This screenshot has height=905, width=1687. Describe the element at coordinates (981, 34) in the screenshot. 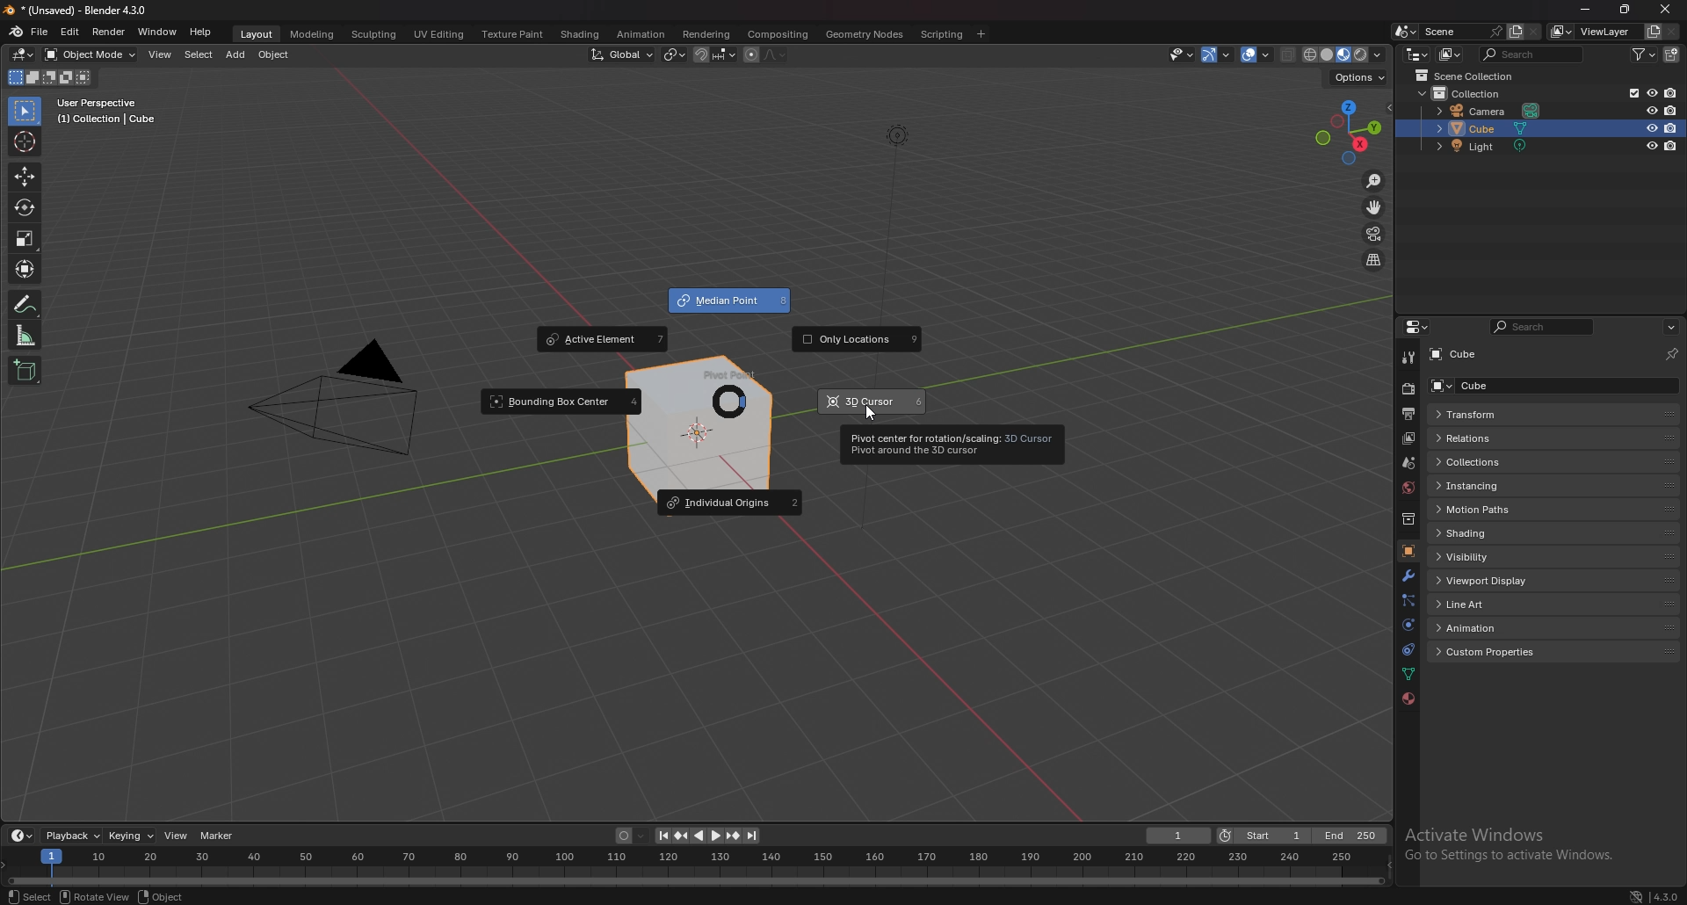

I see `add workspace` at that location.